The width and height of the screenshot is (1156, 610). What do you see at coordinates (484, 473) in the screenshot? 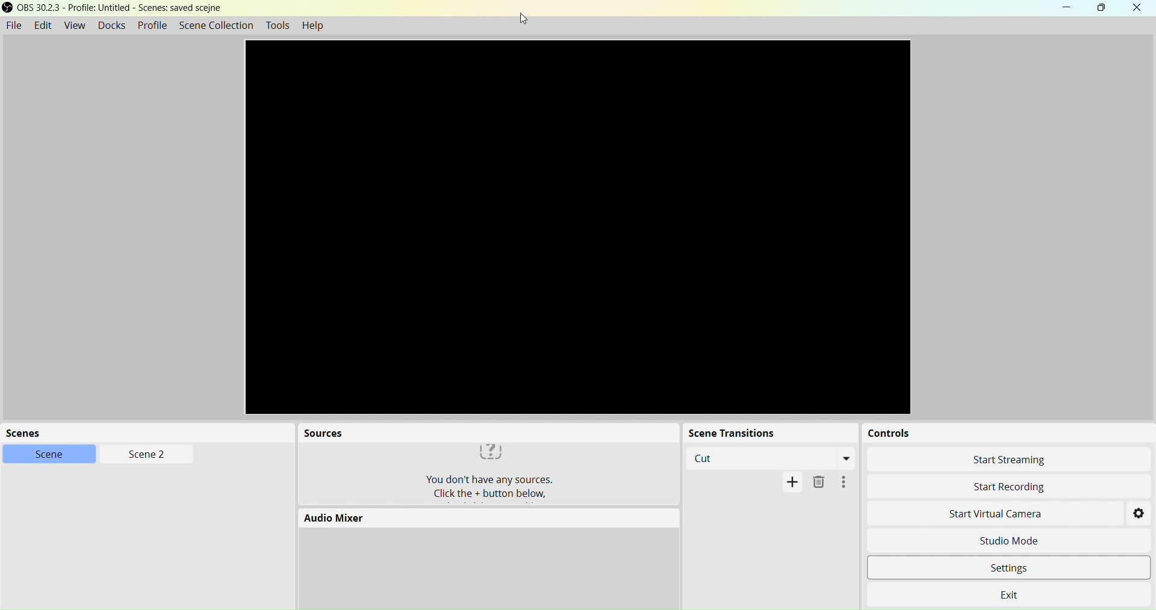
I see `You dont have any sources` at bounding box center [484, 473].